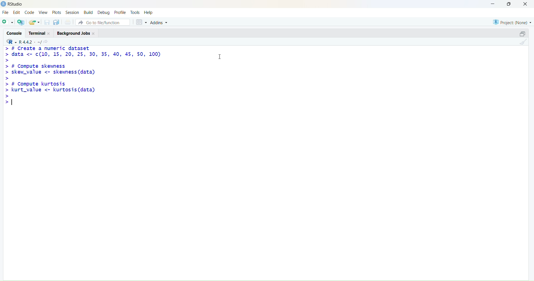 The height and width of the screenshot is (281, 534). What do you see at coordinates (493, 4) in the screenshot?
I see `Minimize` at bounding box center [493, 4].